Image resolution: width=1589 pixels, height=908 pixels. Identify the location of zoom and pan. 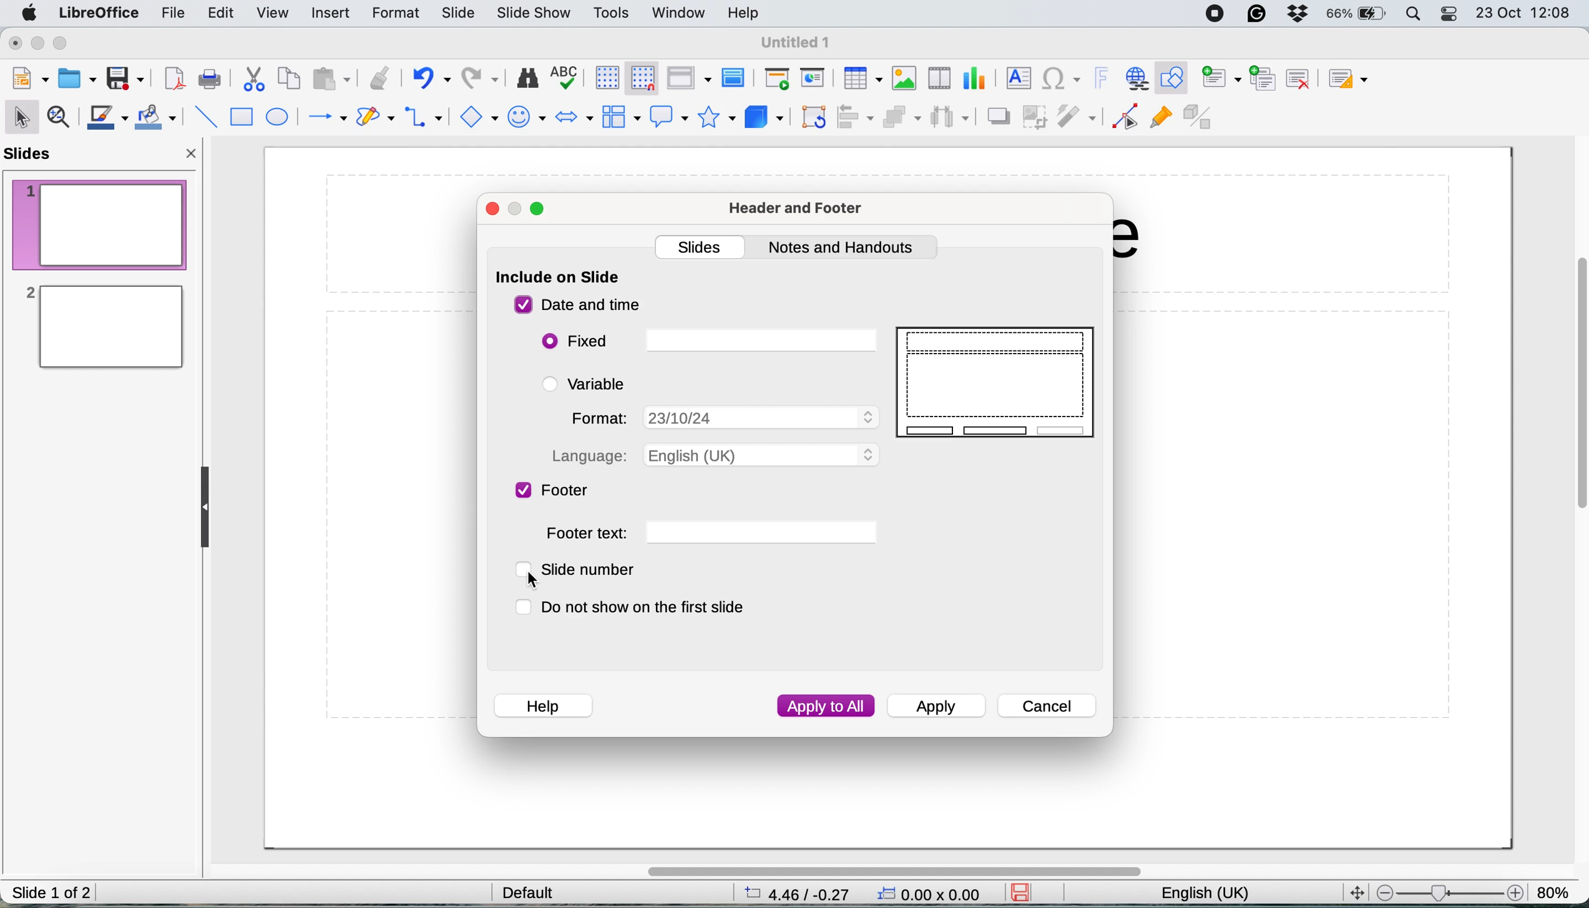
(61, 118).